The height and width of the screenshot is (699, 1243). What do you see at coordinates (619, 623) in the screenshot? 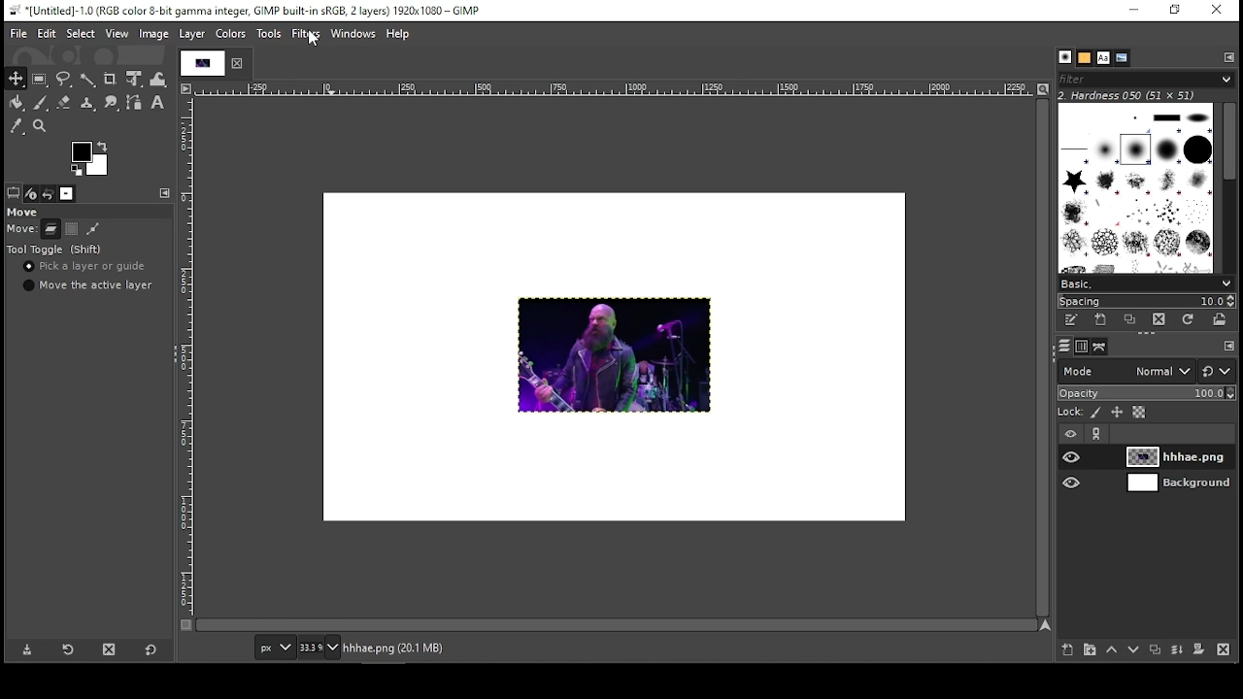
I see `scroll bar` at bounding box center [619, 623].